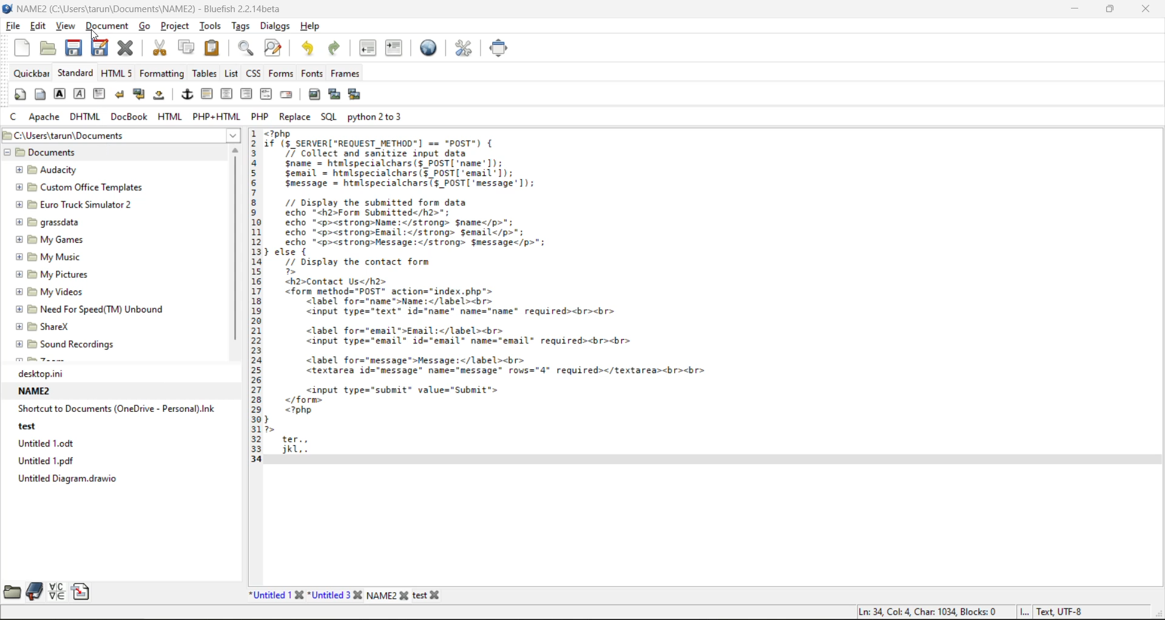  What do you see at coordinates (310, 73) in the screenshot?
I see `fonts` at bounding box center [310, 73].